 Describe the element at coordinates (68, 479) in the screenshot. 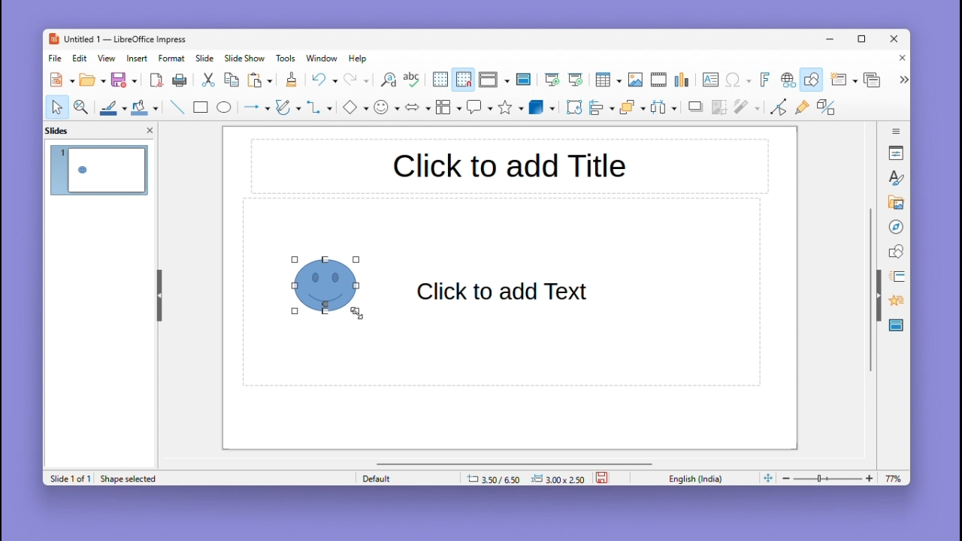

I see `Slide one of one` at that location.